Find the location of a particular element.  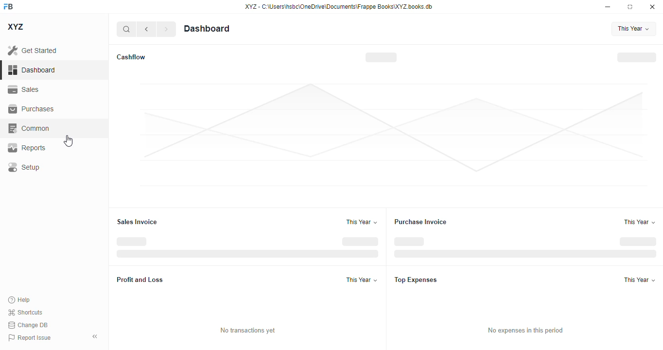

toggle sidebar is located at coordinates (96, 336).